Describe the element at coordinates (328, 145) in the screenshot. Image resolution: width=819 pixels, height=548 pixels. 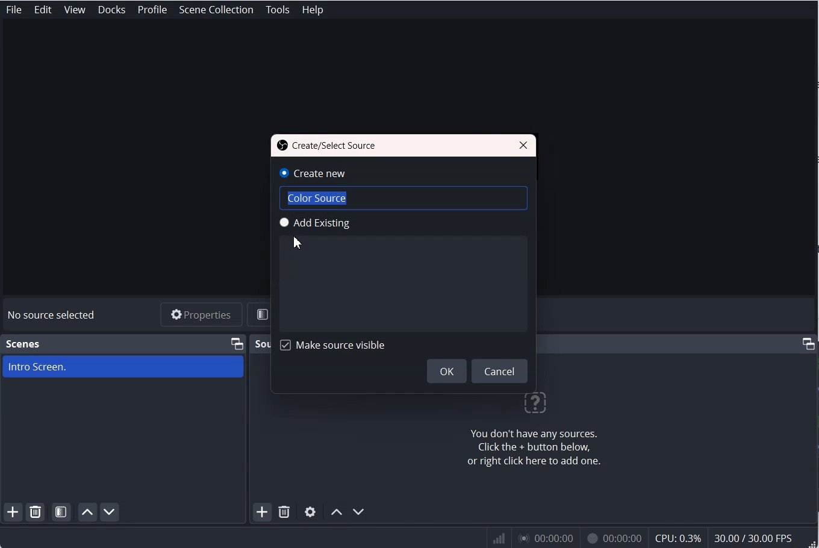
I see `Text` at that location.